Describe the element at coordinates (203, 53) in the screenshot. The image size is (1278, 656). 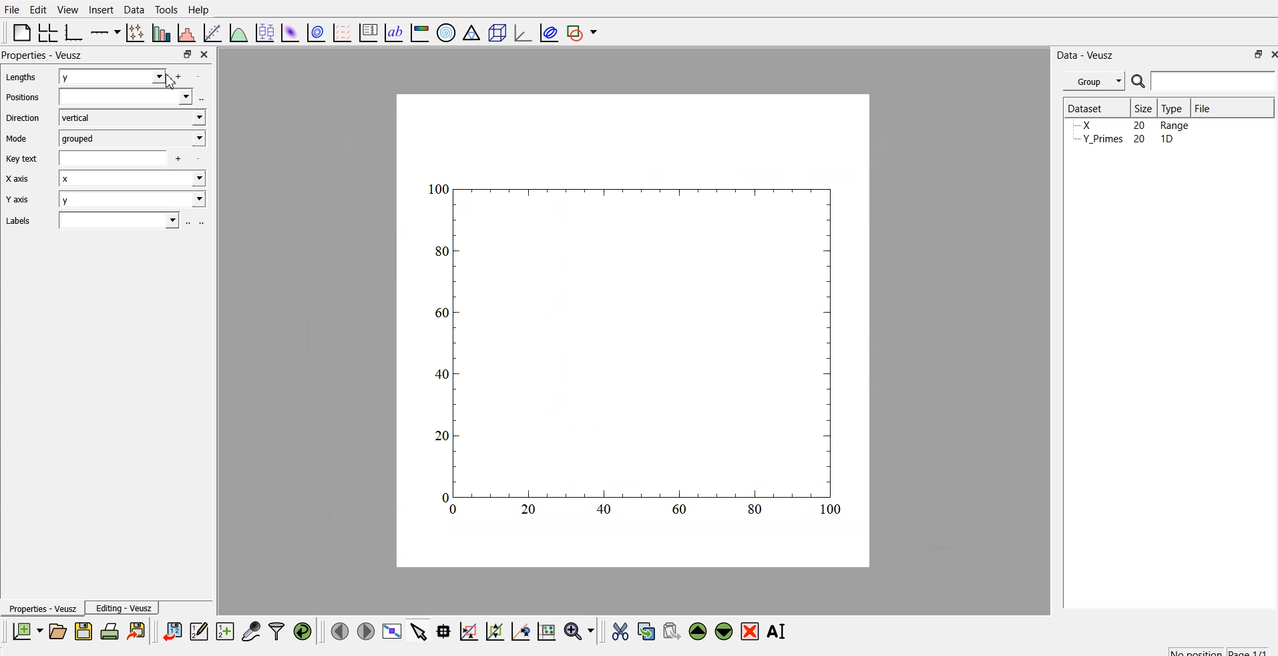
I see `close` at that location.